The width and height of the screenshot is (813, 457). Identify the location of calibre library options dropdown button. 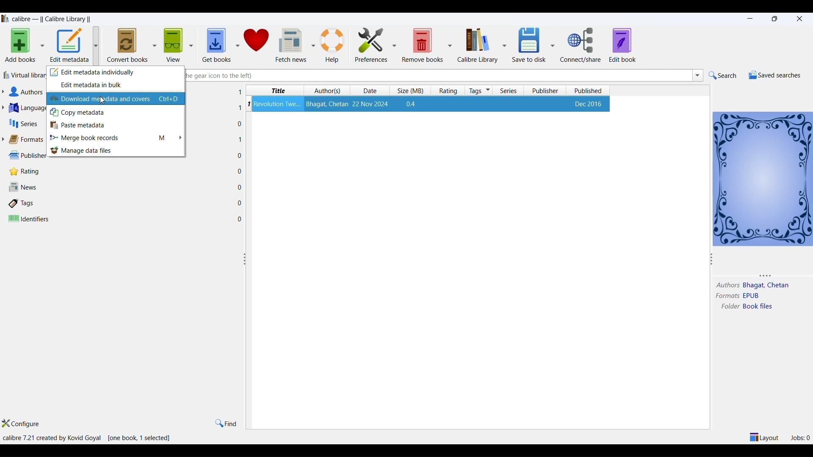
(504, 44).